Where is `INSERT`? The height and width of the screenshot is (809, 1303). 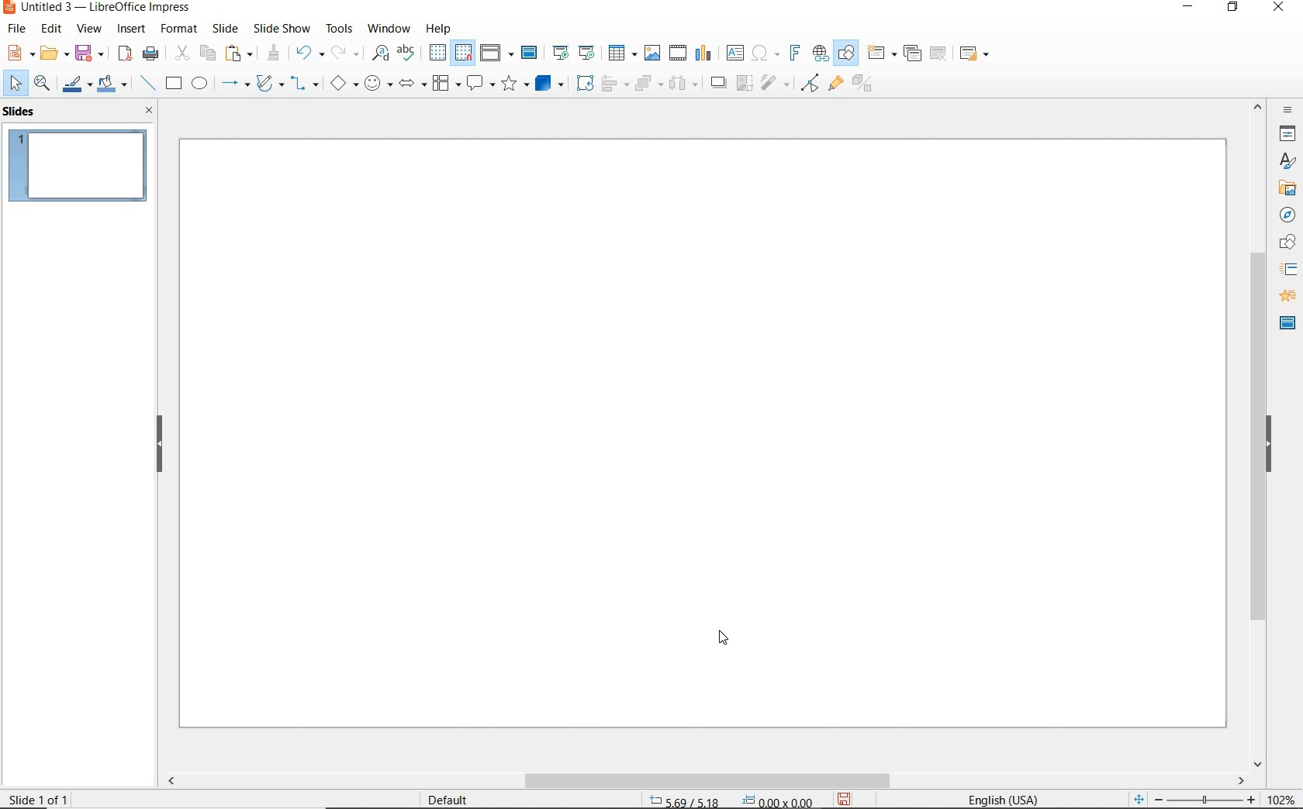
INSERT is located at coordinates (132, 30).